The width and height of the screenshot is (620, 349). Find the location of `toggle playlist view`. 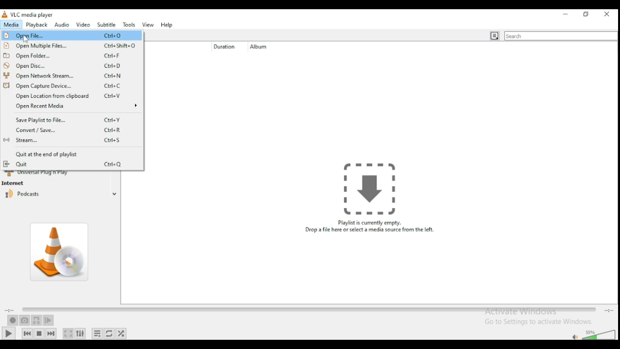

toggle playlist view is located at coordinates (494, 35).